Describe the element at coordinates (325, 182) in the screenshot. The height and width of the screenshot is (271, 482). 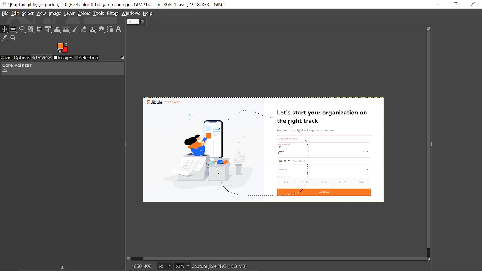
I see `21-50` at that location.